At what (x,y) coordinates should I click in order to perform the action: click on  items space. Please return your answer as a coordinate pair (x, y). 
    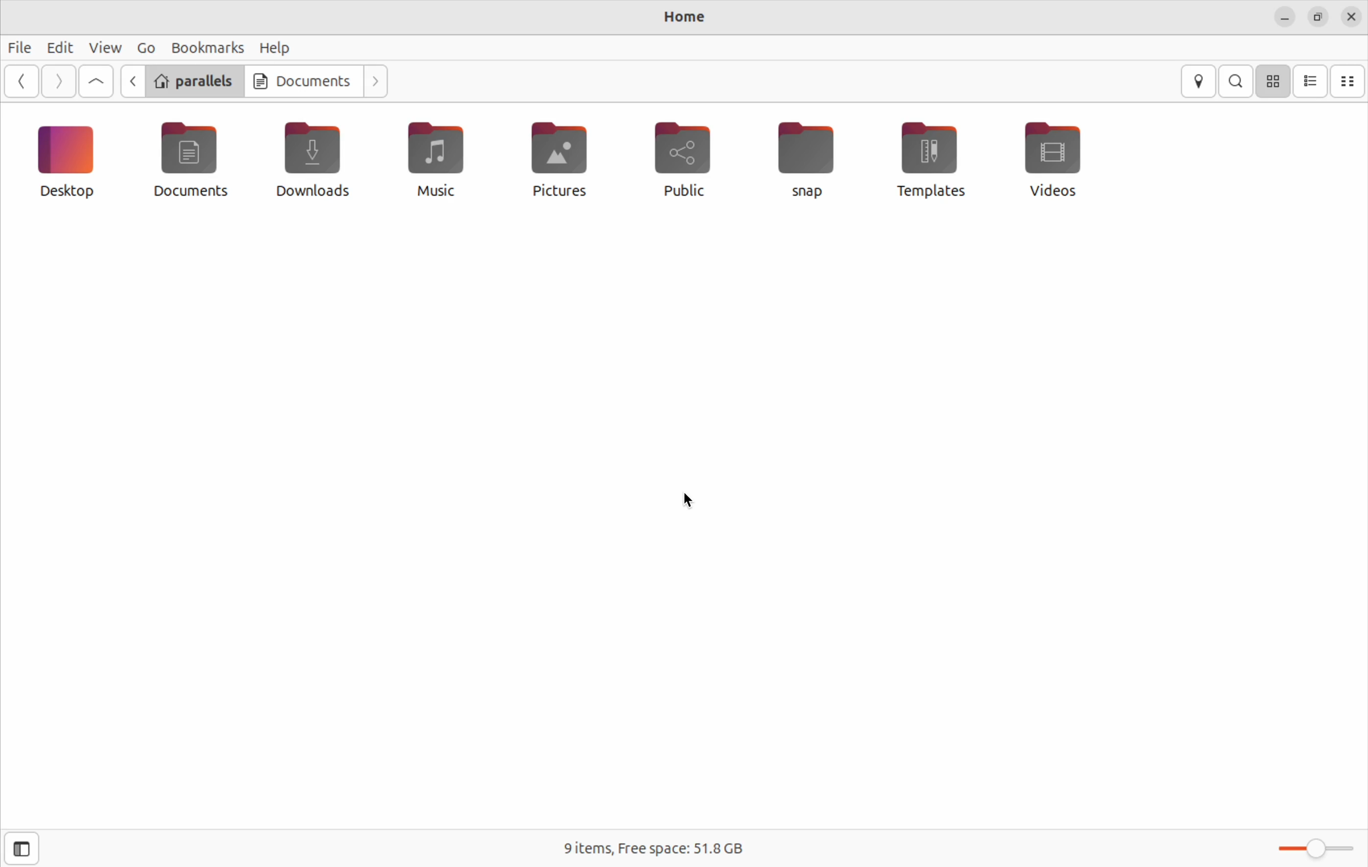
    Looking at the image, I should click on (650, 851).